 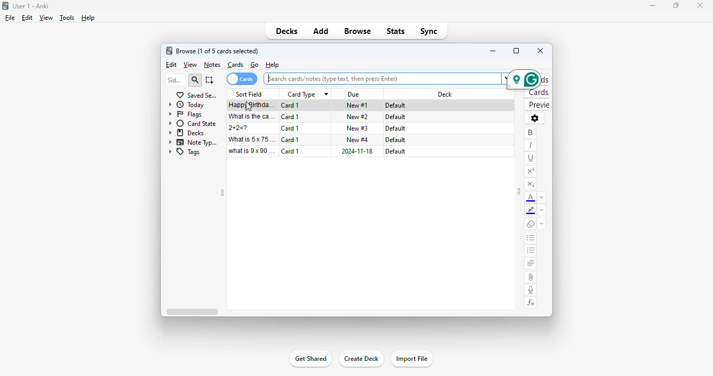 What do you see at coordinates (46, 18) in the screenshot?
I see `view` at bounding box center [46, 18].